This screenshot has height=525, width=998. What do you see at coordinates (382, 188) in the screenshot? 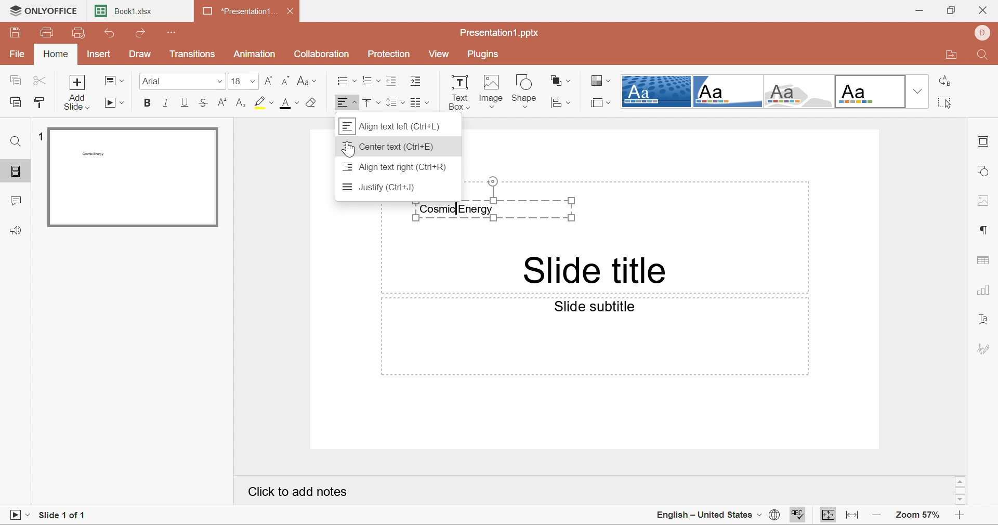
I see `Justify (Ctrl+J)` at bounding box center [382, 188].